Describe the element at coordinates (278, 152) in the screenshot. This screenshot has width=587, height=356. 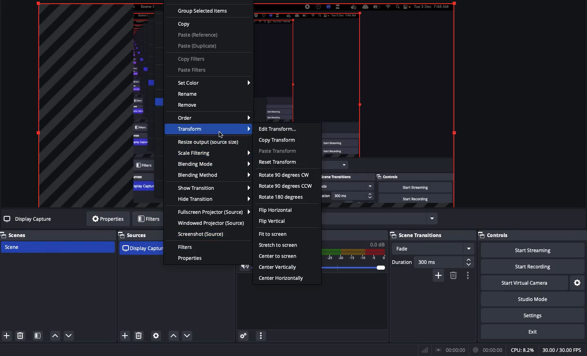
I see `Paste transform` at that location.